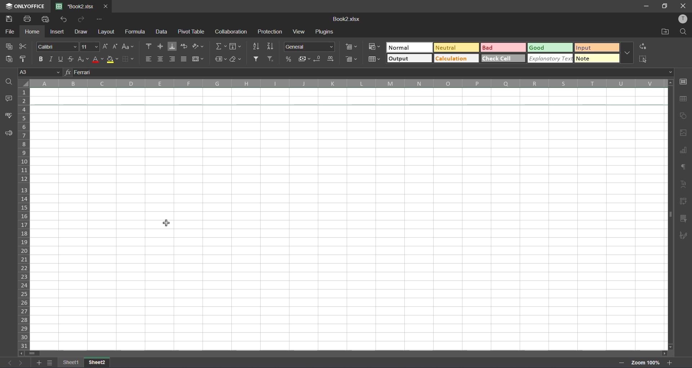 The width and height of the screenshot is (692, 368). I want to click on sort ascending , so click(257, 46).